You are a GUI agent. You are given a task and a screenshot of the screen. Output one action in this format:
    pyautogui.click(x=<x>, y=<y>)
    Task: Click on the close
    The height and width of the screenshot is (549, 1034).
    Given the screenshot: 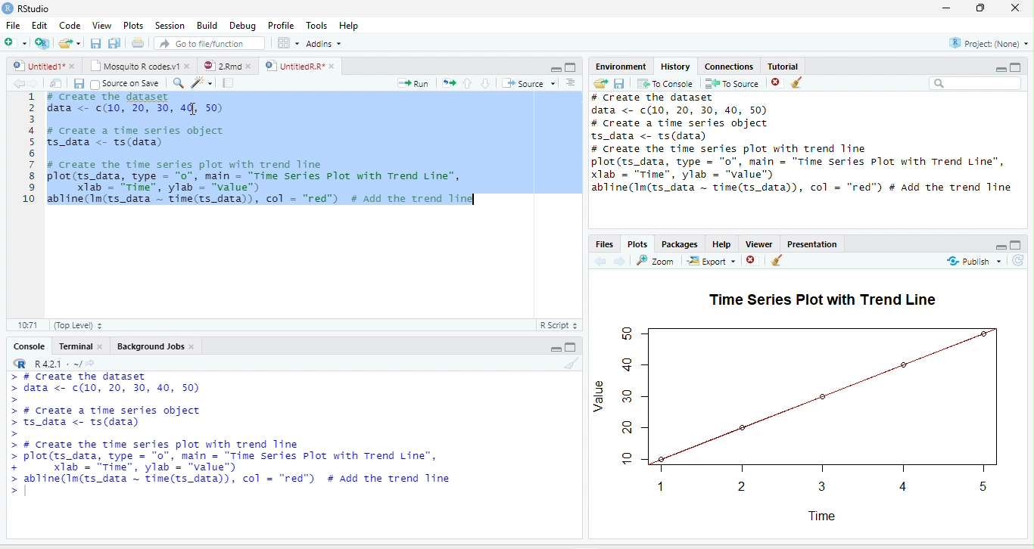 What is the action you would take?
    pyautogui.click(x=192, y=346)
    